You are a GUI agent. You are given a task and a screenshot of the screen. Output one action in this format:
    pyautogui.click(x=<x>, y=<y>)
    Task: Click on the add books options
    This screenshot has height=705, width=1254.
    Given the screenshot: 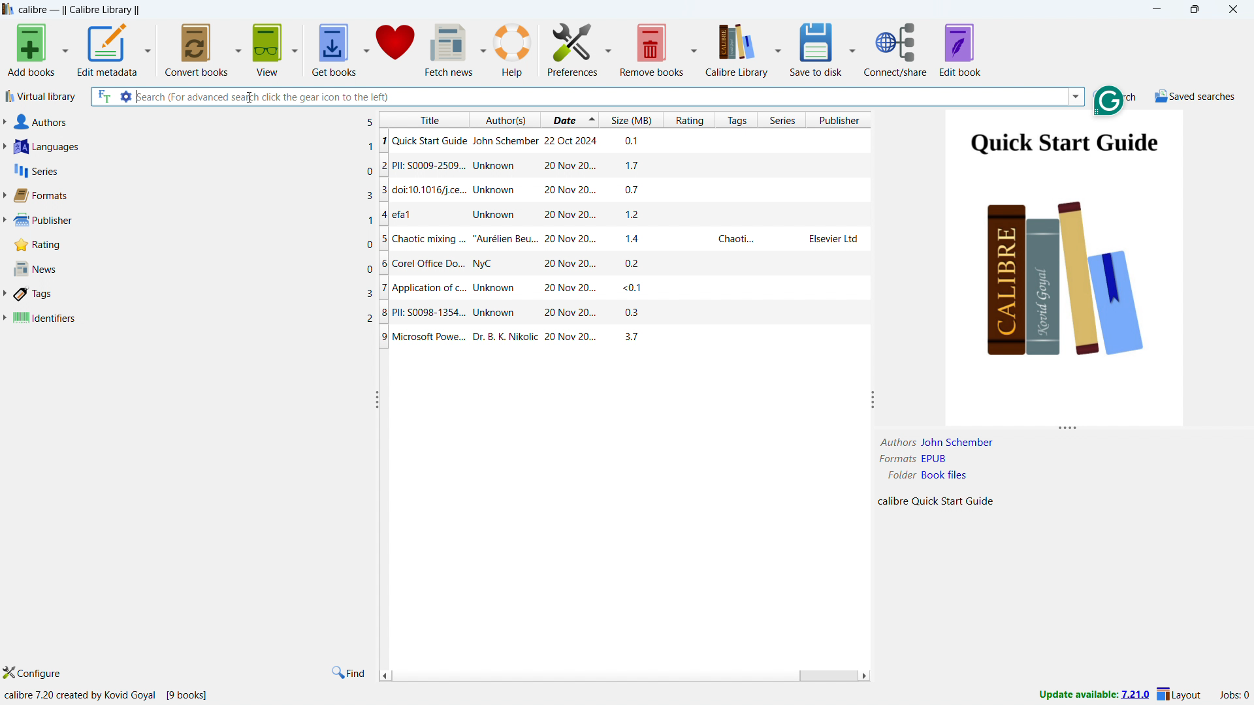 What is the action you would take?
    pyautogui.click(x=65, y=48)
    